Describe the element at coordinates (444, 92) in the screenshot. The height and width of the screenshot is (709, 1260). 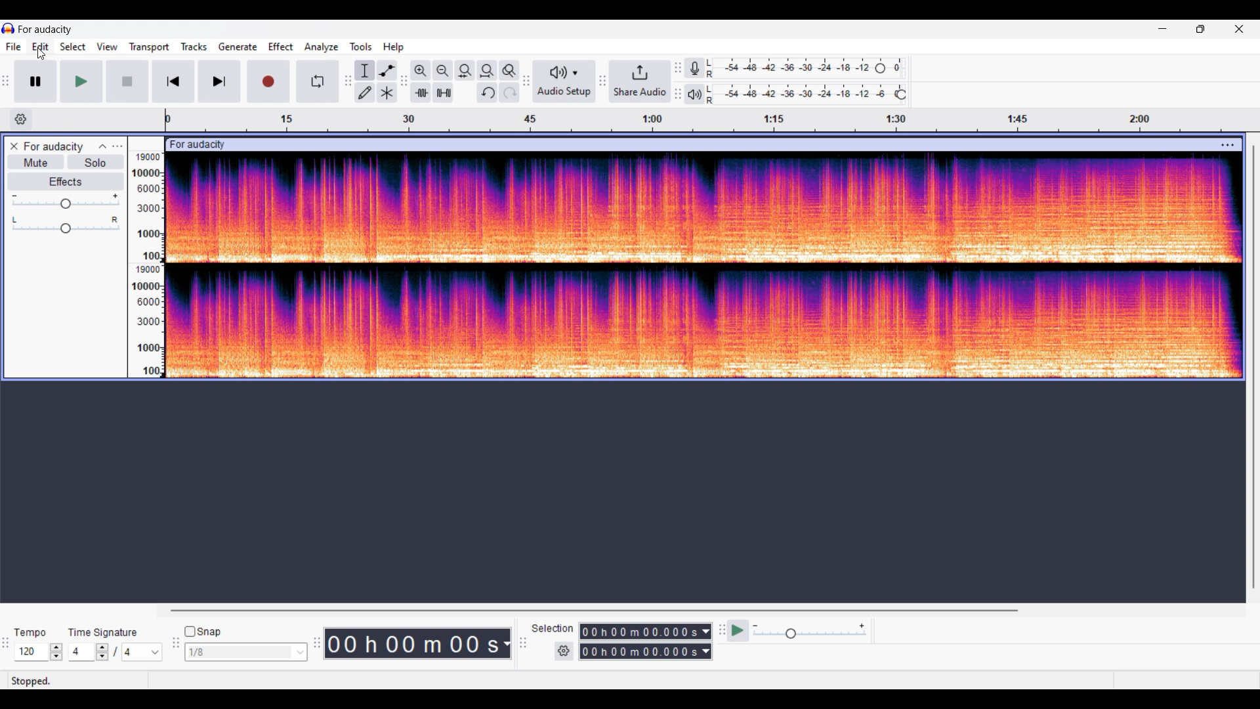
I see `Silence audio selectio` at that location.